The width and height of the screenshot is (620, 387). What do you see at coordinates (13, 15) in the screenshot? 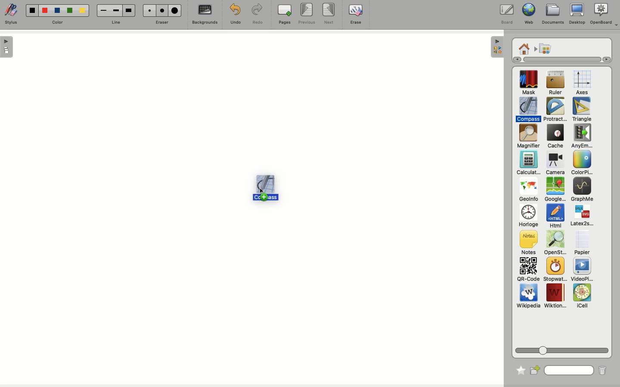
I see `Stylus` at bounding box center [13, 15].